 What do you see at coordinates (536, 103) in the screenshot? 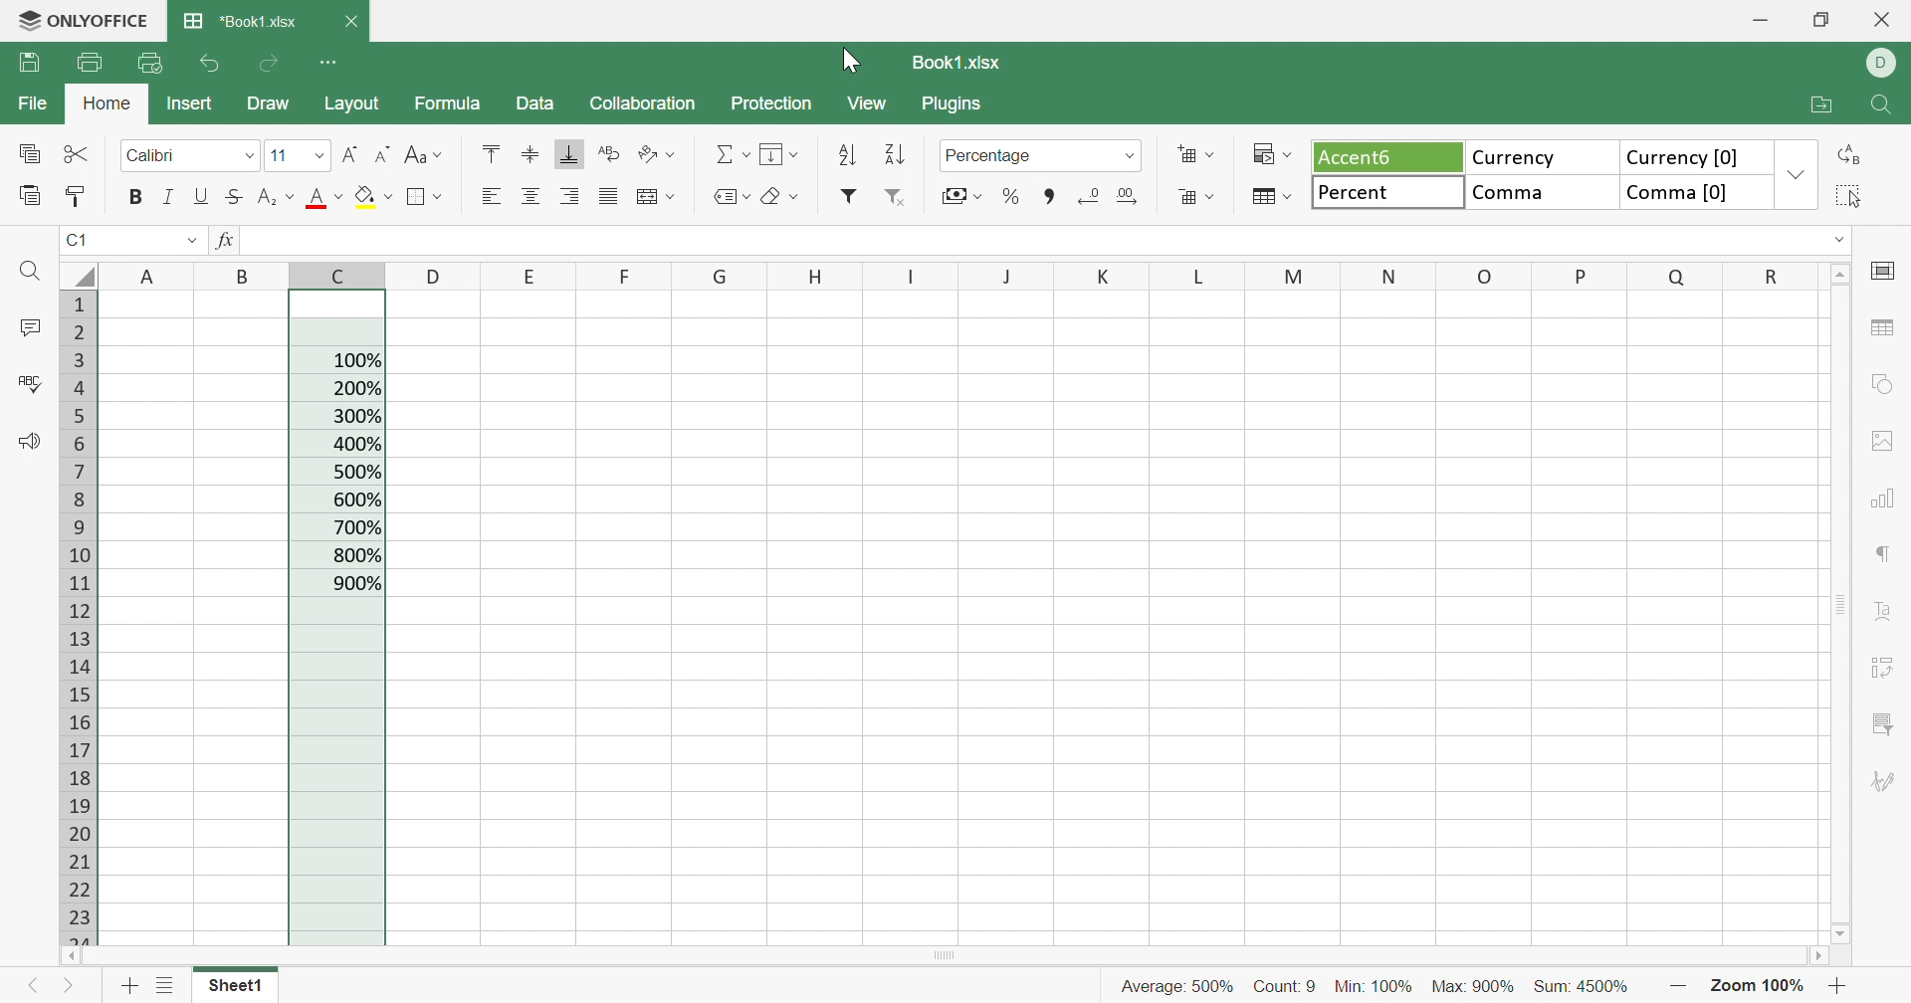
I see `Data` at bounding box center [536, 103].